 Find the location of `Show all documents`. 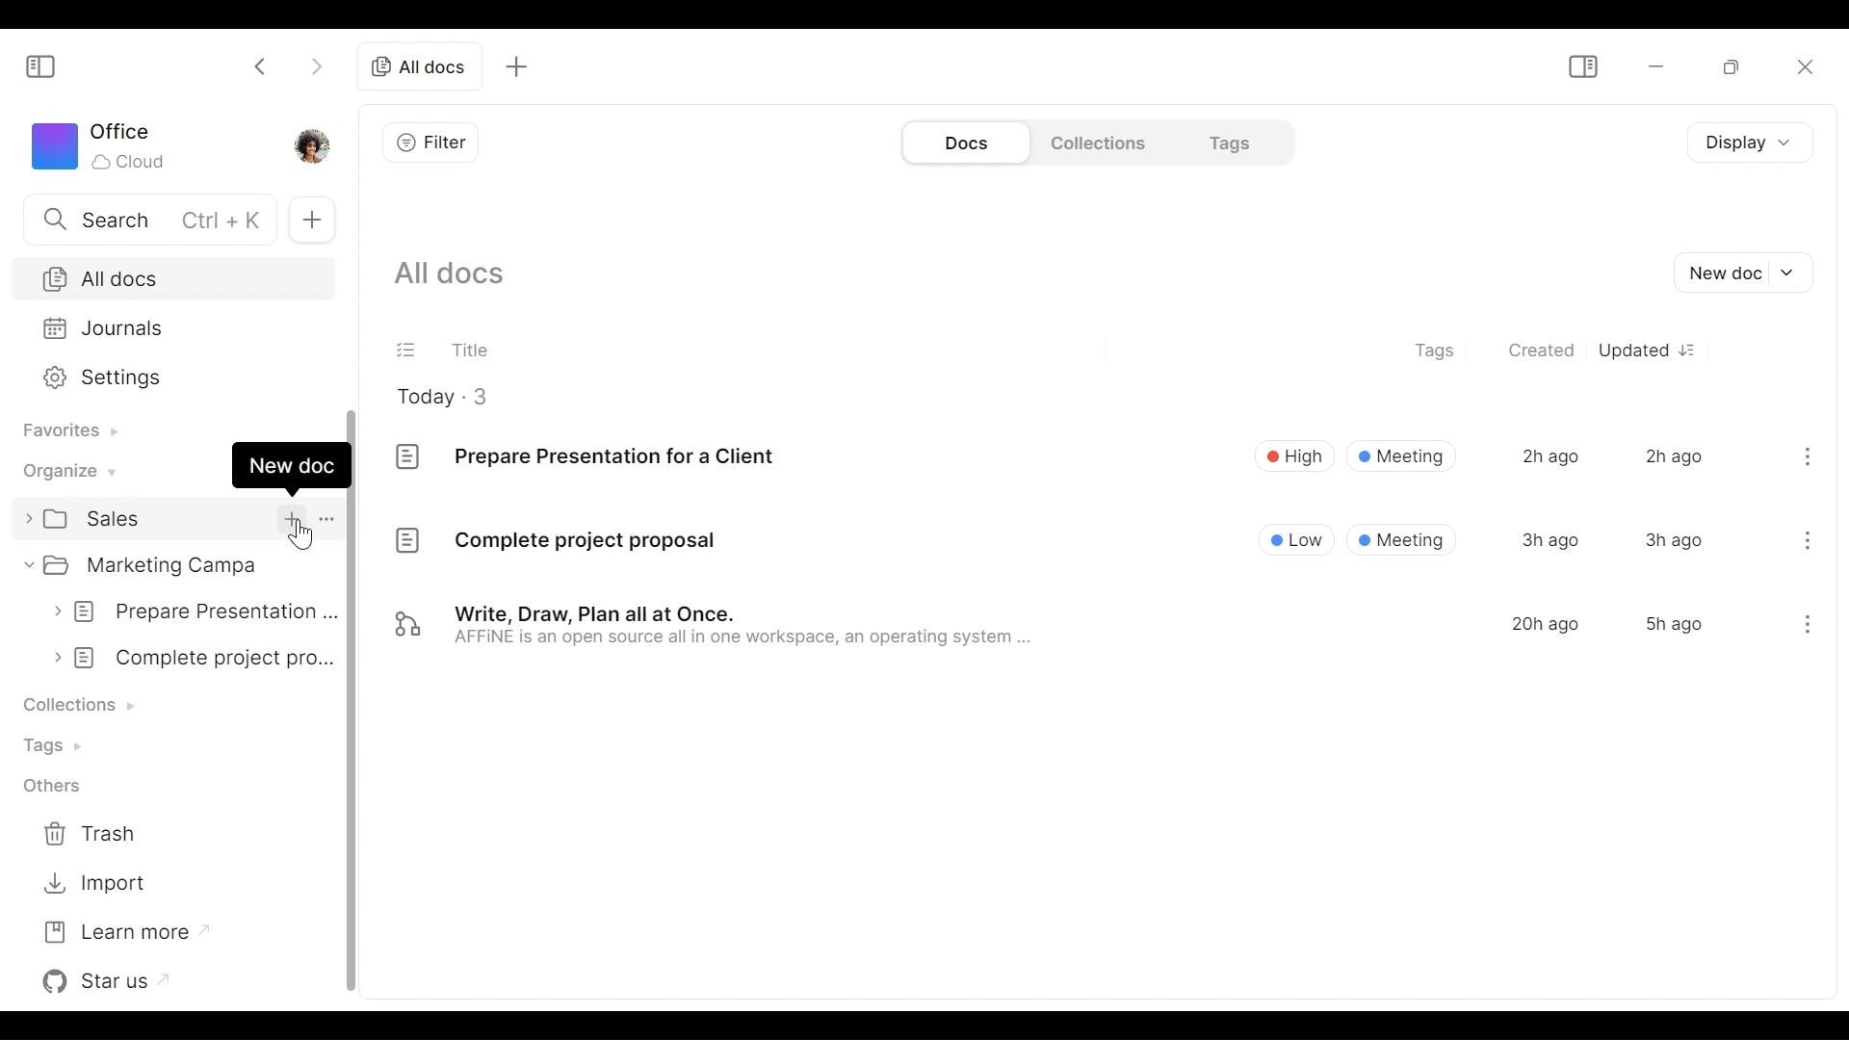

Show all documents is located at coordinates (458, 275).